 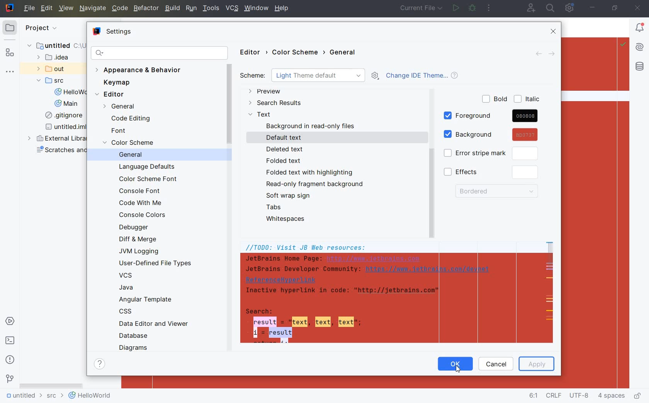 I want to click on external libraries, so click(x=58, y=139).